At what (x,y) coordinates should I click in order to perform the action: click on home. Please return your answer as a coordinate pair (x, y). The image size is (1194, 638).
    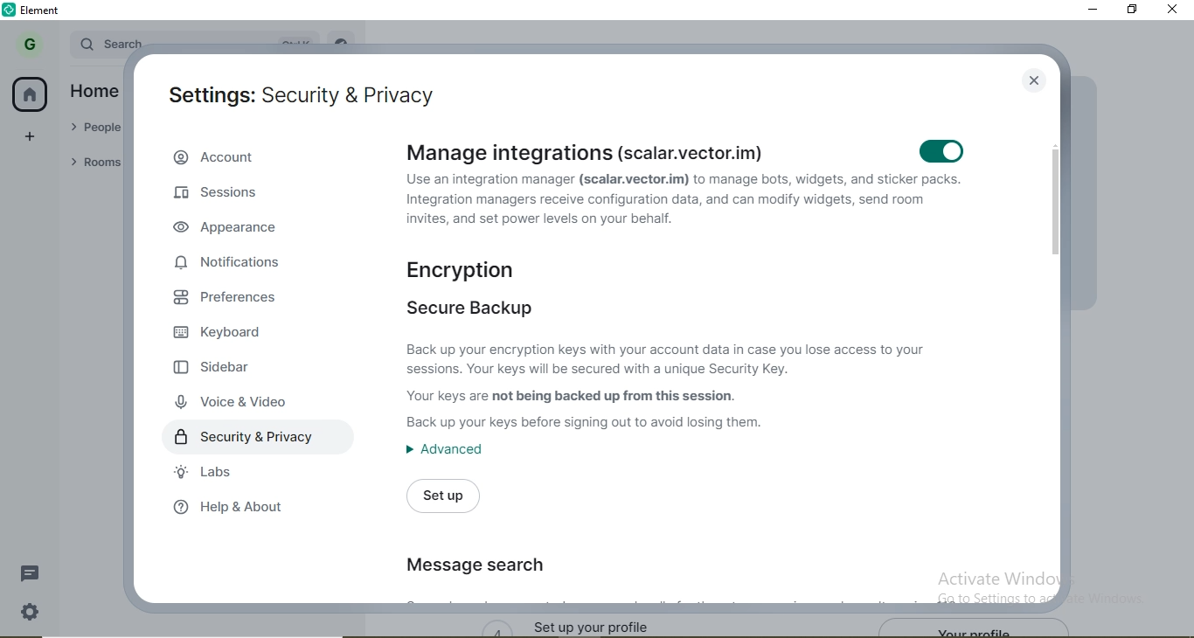
    Looking at the image, I should click on (31, 95).